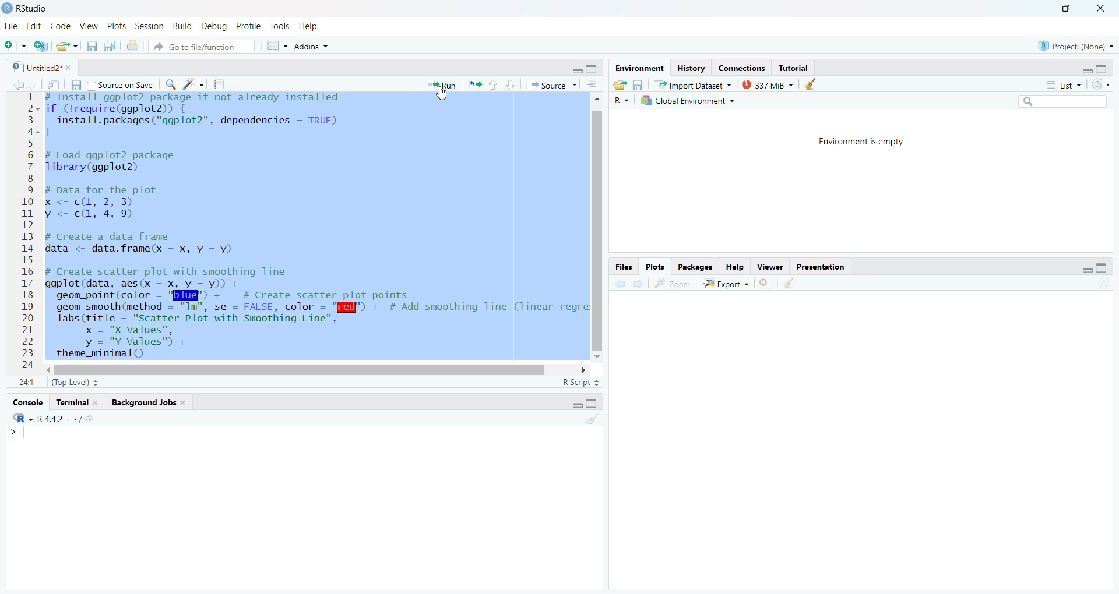 The image size is (1119, 594). What do you see at coordinates (314, 227) in the screenshot?
I see `install ggp to 2 package if not already installed if Crequire(ggplot2)install.packages ("ggplot2", dependencies = TRUE)}# Load ggplot2 packageTibrary(ggplot2) 1# Data for the plotx <- c@, 2, 3)y <= c@, 4, 9)# Create a data framedata <- data.frame(x = x, y = y)# Create scatter plot with smoothing lineggplot(data, aes(x = x, y = y)) +geom_point(color - "BIE" + # Create scatter plot pointsgeom_smooth (method = "Im", se = FALSE, color = "[Q@l") + # Add smoothing line (linear regrelabs (title = "Scatter Plot with Smoothing Line",x = "X values",y = "Y values") +theme_minimal()` at bounding box center [314, 227].